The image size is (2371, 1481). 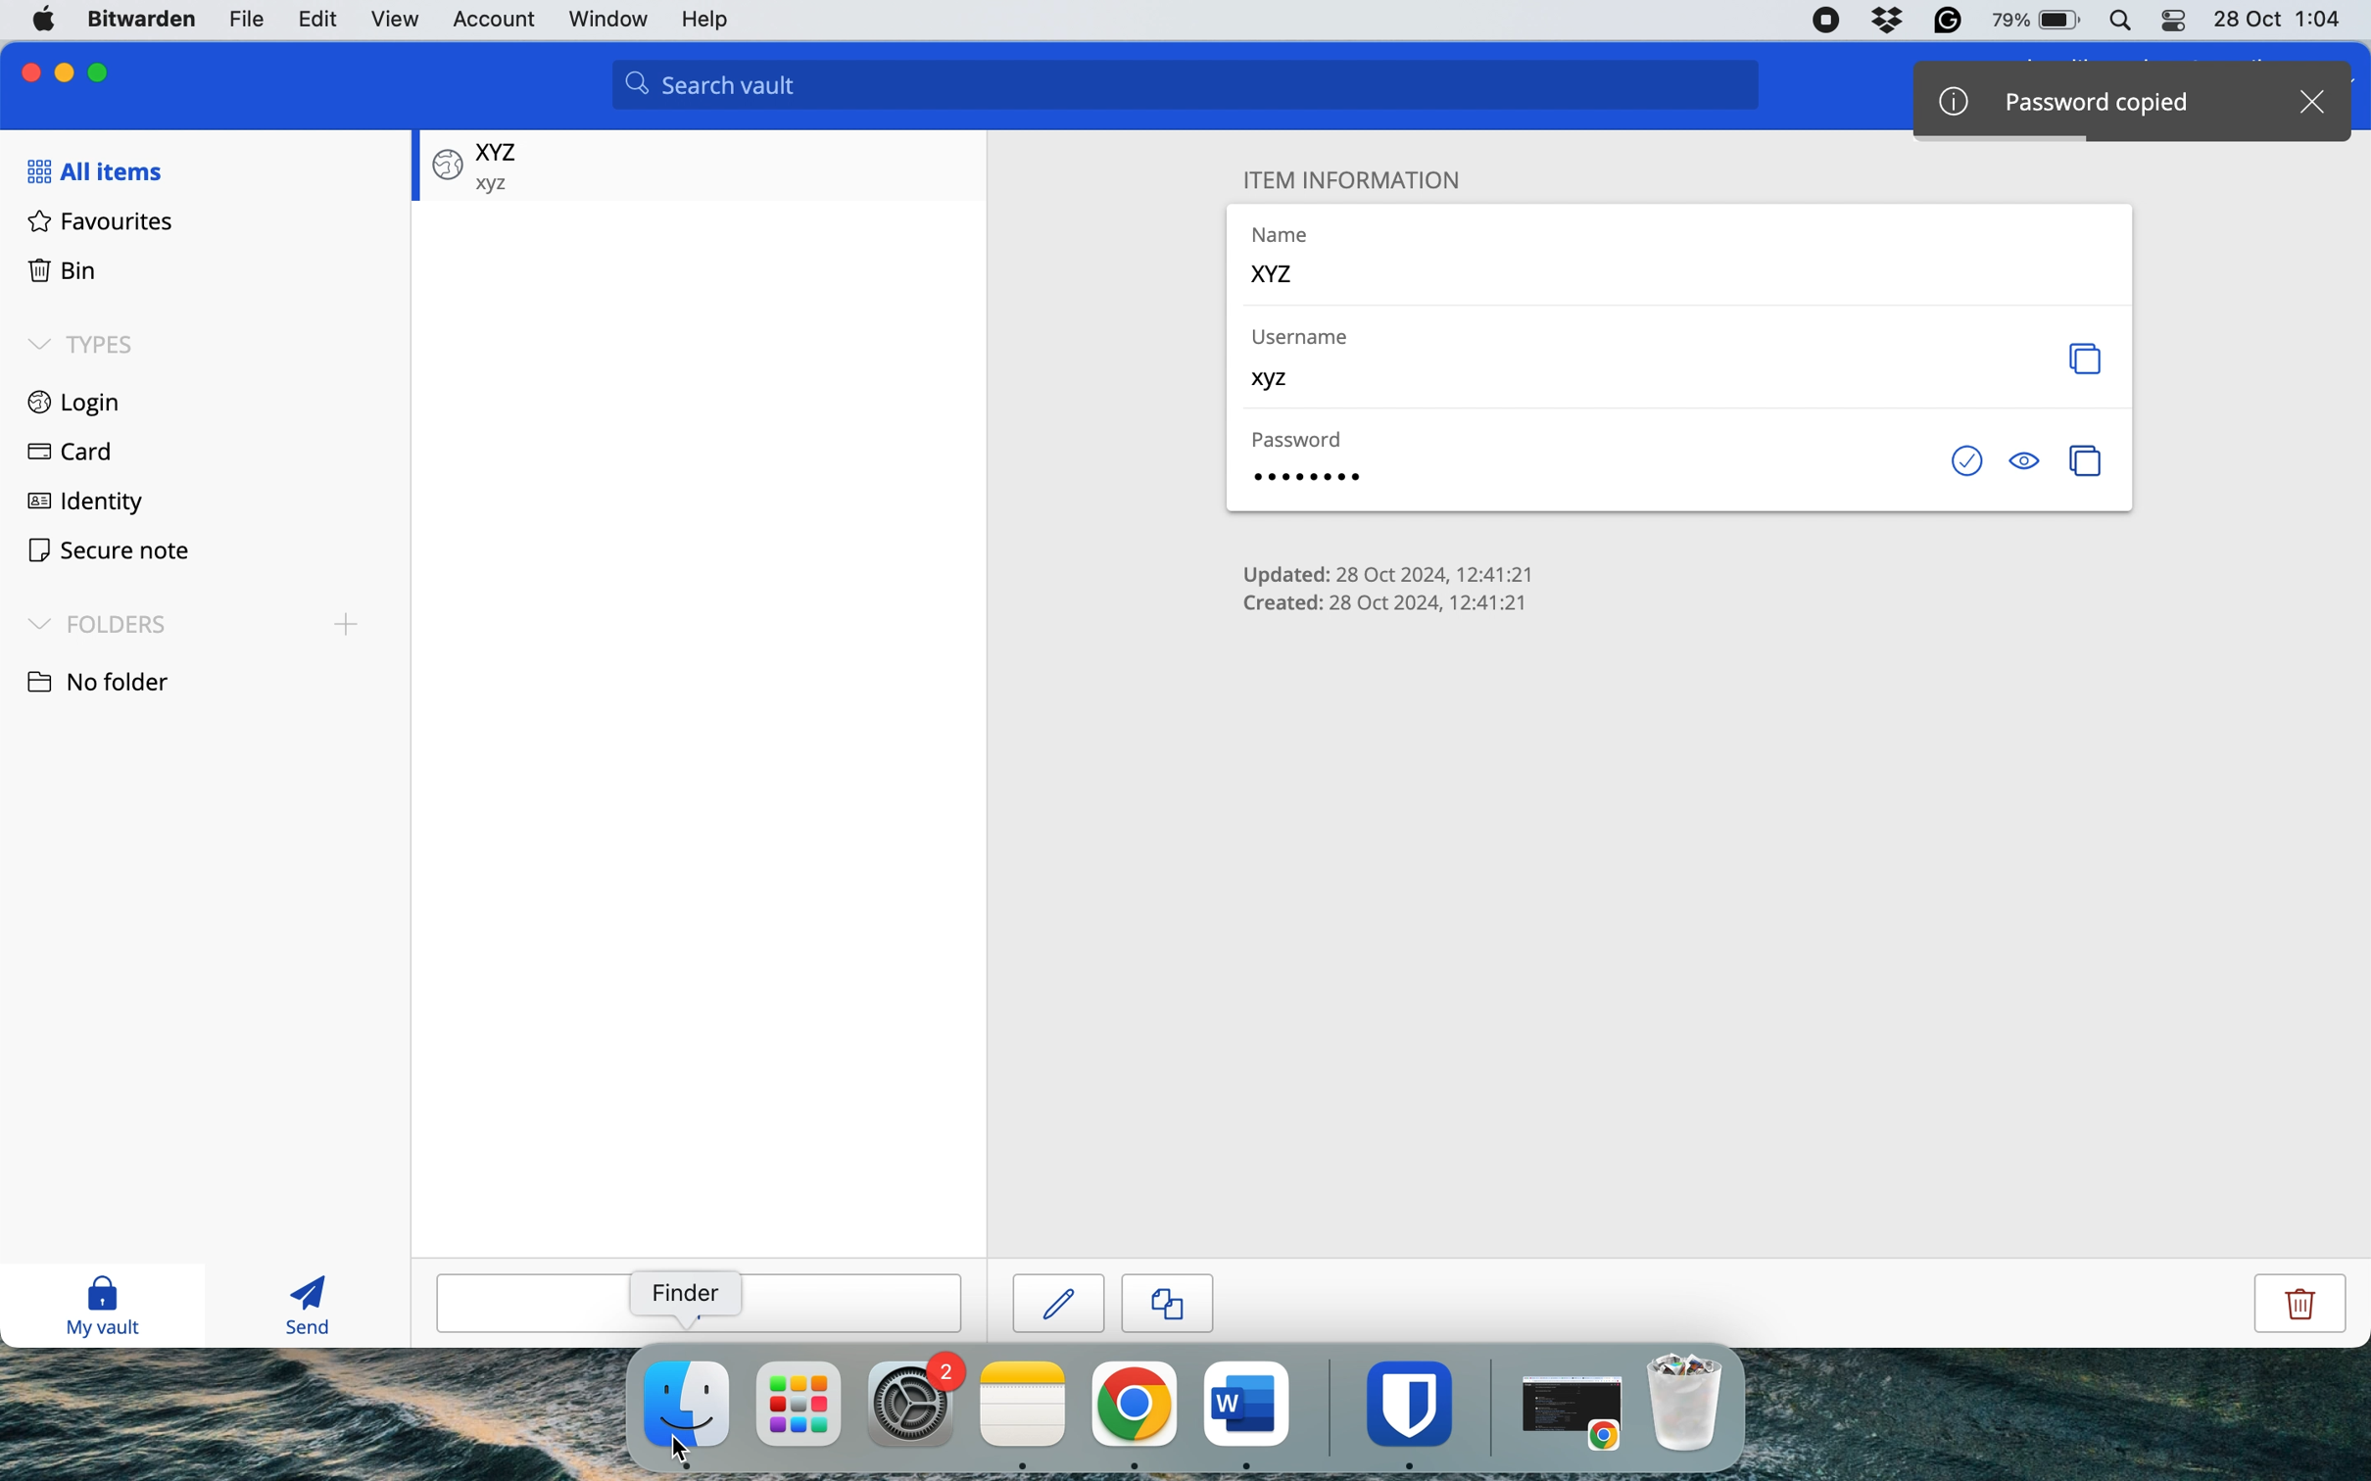 What do you see at coordinates (93, 170) in the screenshot?
I see `all items` at bounding box center [93, 170].